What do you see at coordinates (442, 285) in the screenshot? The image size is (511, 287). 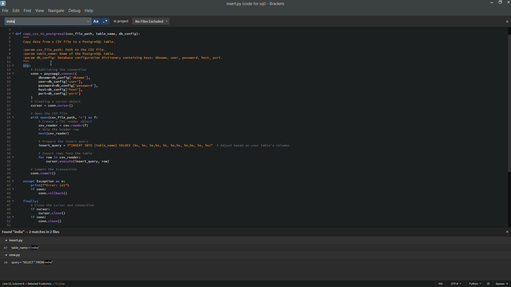 I see `ins` at bounding box center [442, 285].